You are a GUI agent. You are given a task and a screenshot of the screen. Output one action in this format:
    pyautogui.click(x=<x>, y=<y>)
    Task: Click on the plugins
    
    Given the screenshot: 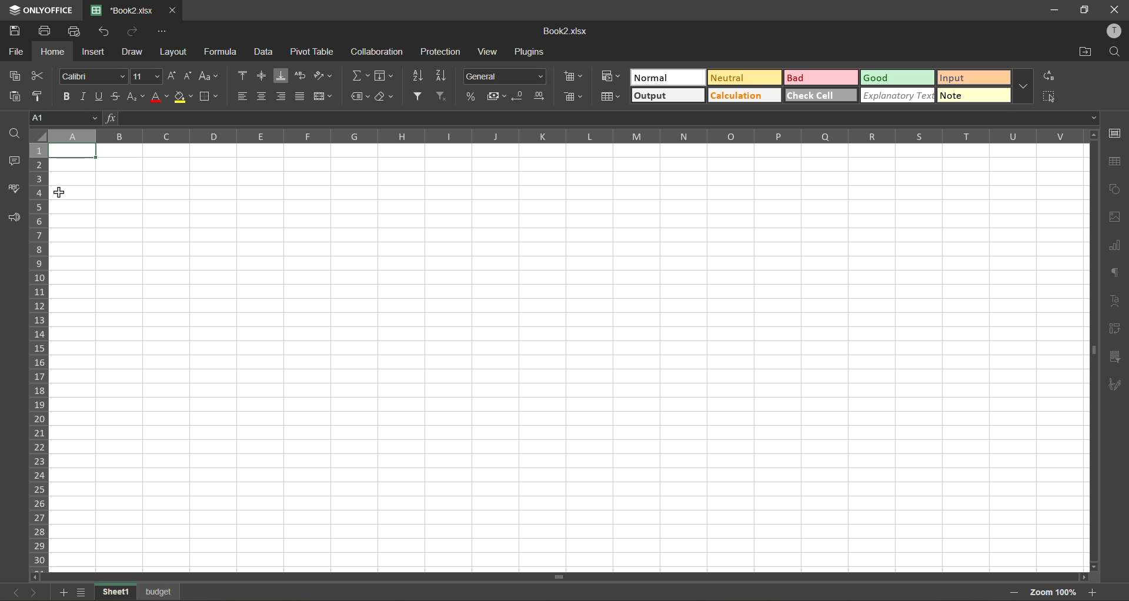 What is the action you would take?
    pyautogui.click(x=532, y=52)
    